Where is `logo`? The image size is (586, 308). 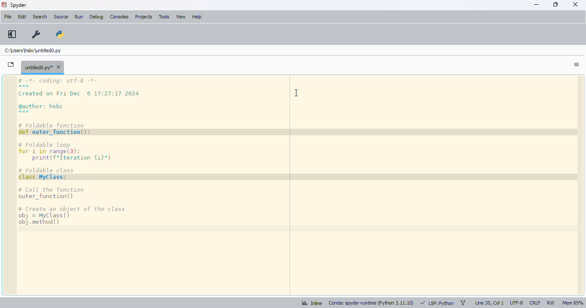 logo is located at coordinates (4, 5).